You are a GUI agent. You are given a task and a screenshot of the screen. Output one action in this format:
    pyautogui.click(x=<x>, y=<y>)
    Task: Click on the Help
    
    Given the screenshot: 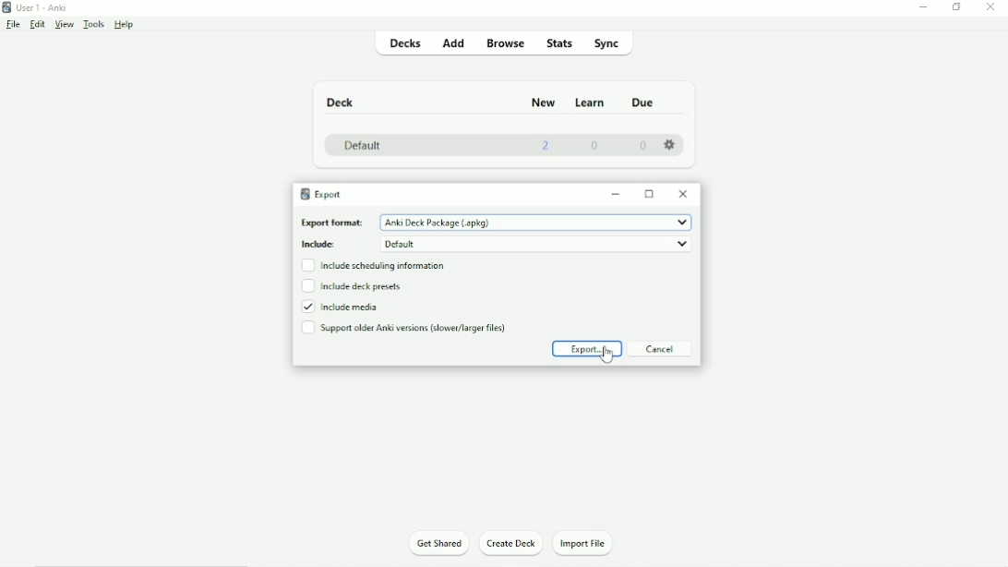 What is the action you would take?
    pyautogui.click(x=126, y=24)
    